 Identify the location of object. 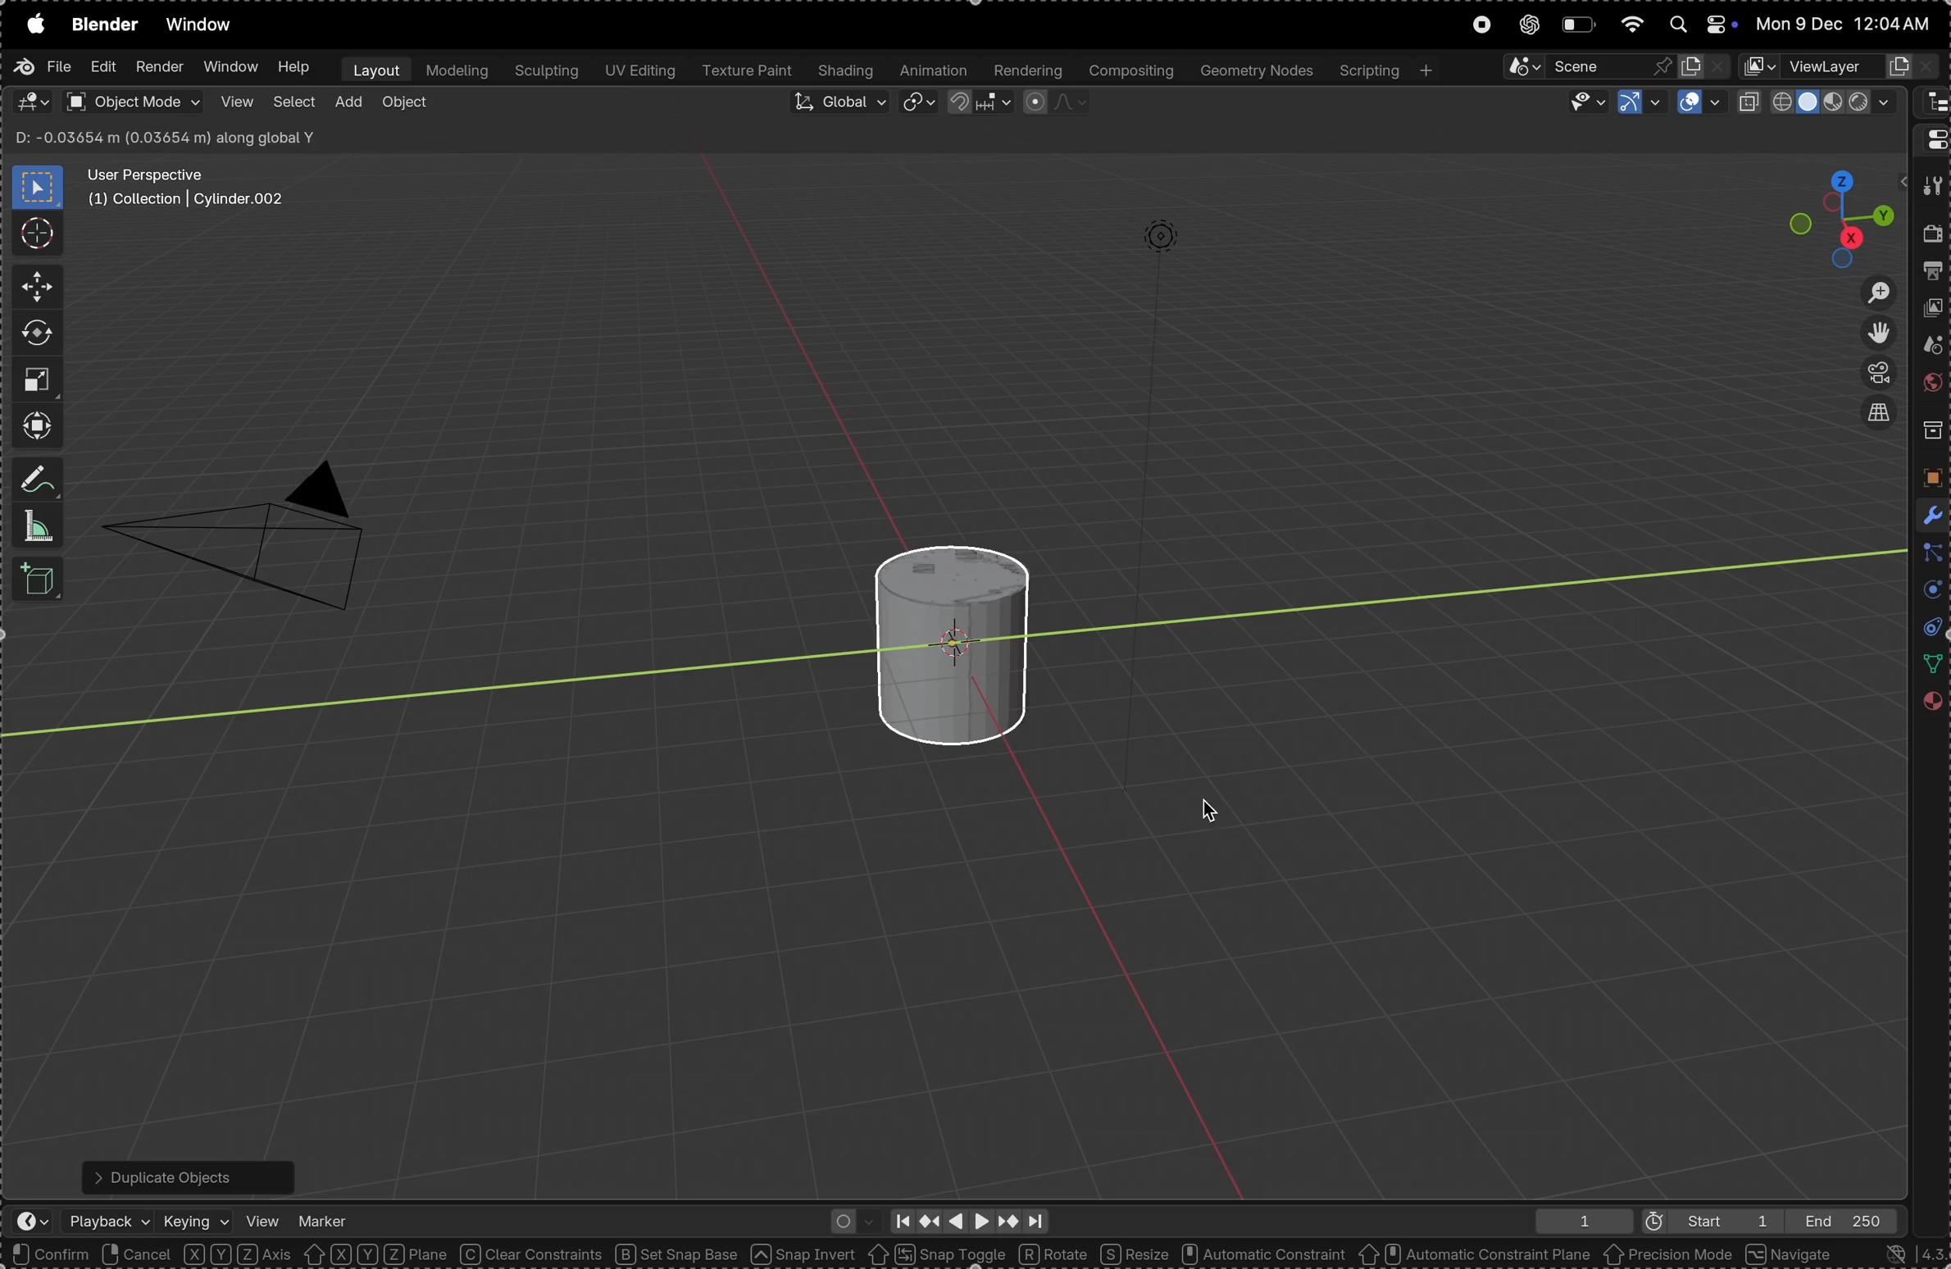
(405, 106).